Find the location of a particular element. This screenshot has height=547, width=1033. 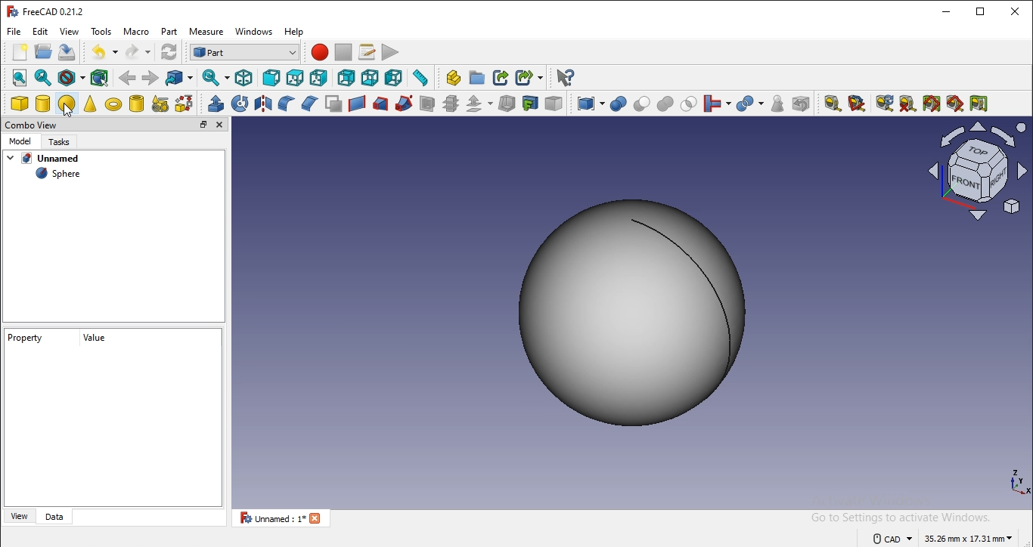

measure distance is located at coordinates (420, 77).